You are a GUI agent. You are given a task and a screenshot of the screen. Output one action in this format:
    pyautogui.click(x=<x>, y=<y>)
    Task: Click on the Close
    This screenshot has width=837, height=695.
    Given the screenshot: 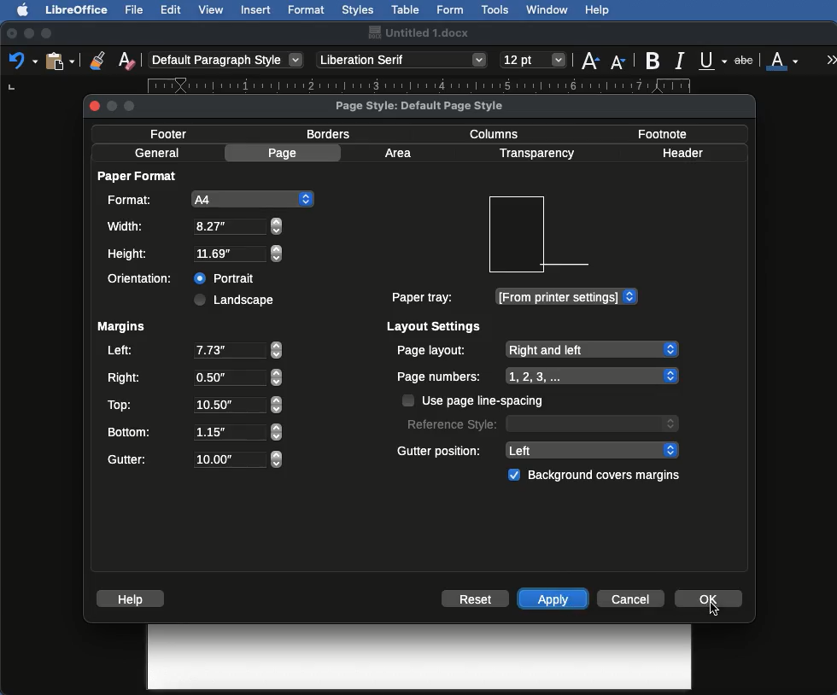 What is the action you would take?
    pyautogui.click(x=12, y=34)
    